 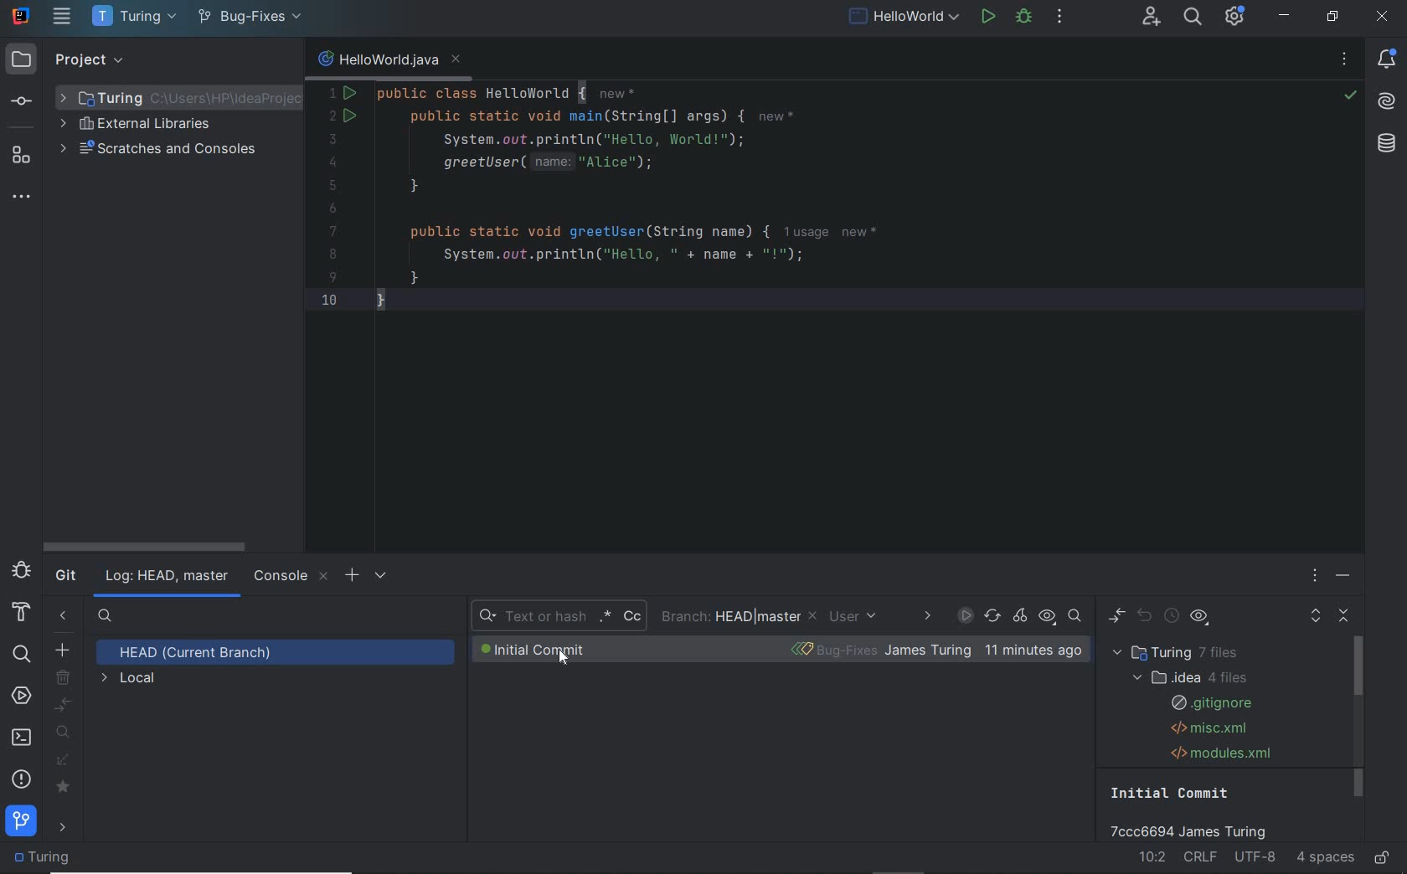 What do you see at coordinates (1197, 811) in the screenshot?
I see `Commit name` at bounding box center [1197, 811].